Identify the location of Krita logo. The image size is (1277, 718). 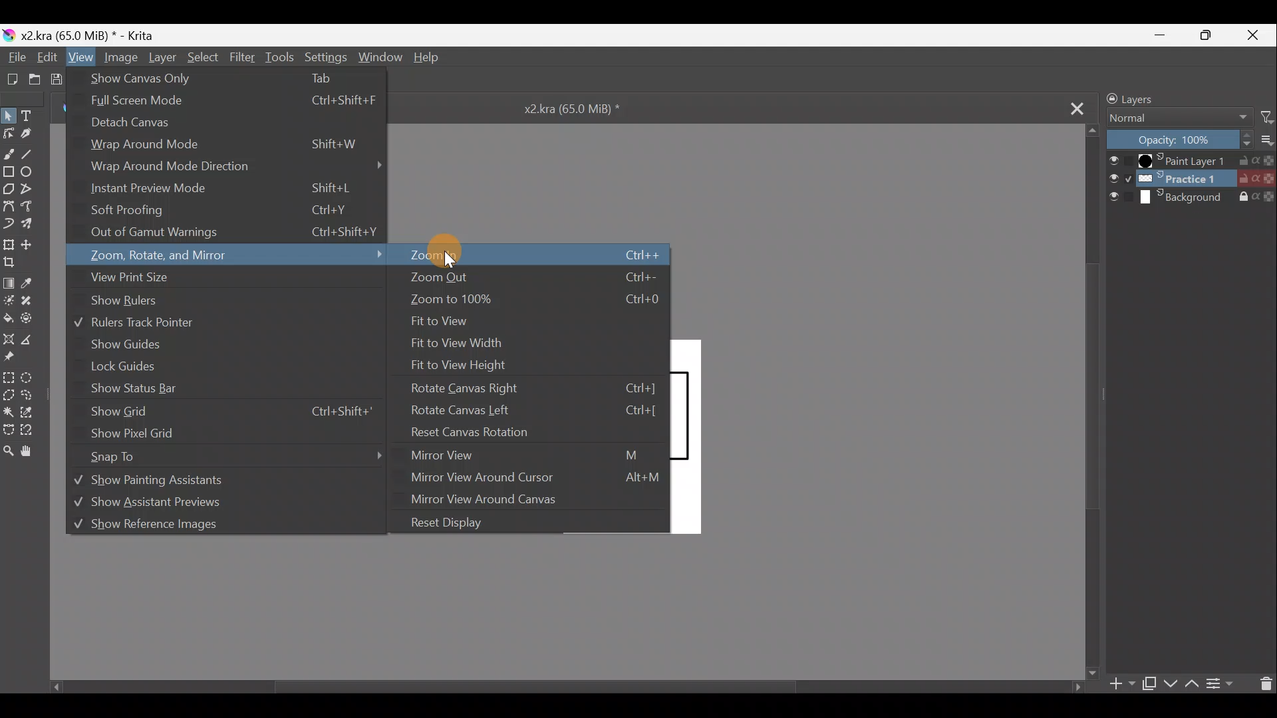
(8, 33).